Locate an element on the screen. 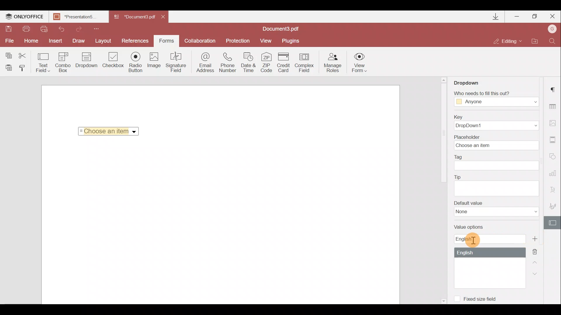 Image resolution: width=561 pixels, height=315 pixels. Redo is located at coordinates (76, 28).